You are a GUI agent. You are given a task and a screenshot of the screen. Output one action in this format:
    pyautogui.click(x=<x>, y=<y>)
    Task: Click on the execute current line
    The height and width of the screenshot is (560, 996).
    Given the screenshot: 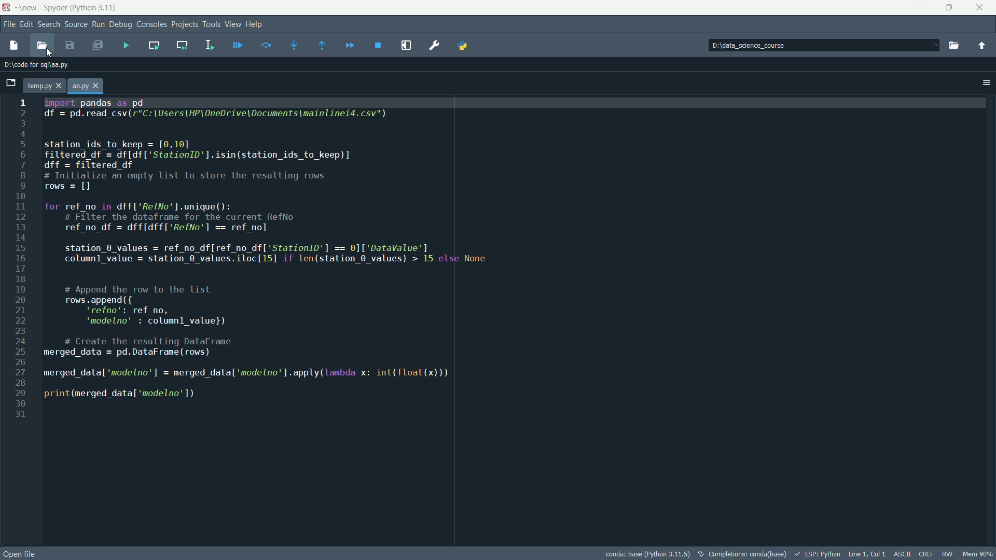 What is the action you would take?
    pyautogui.click(x=267, y=46)
    